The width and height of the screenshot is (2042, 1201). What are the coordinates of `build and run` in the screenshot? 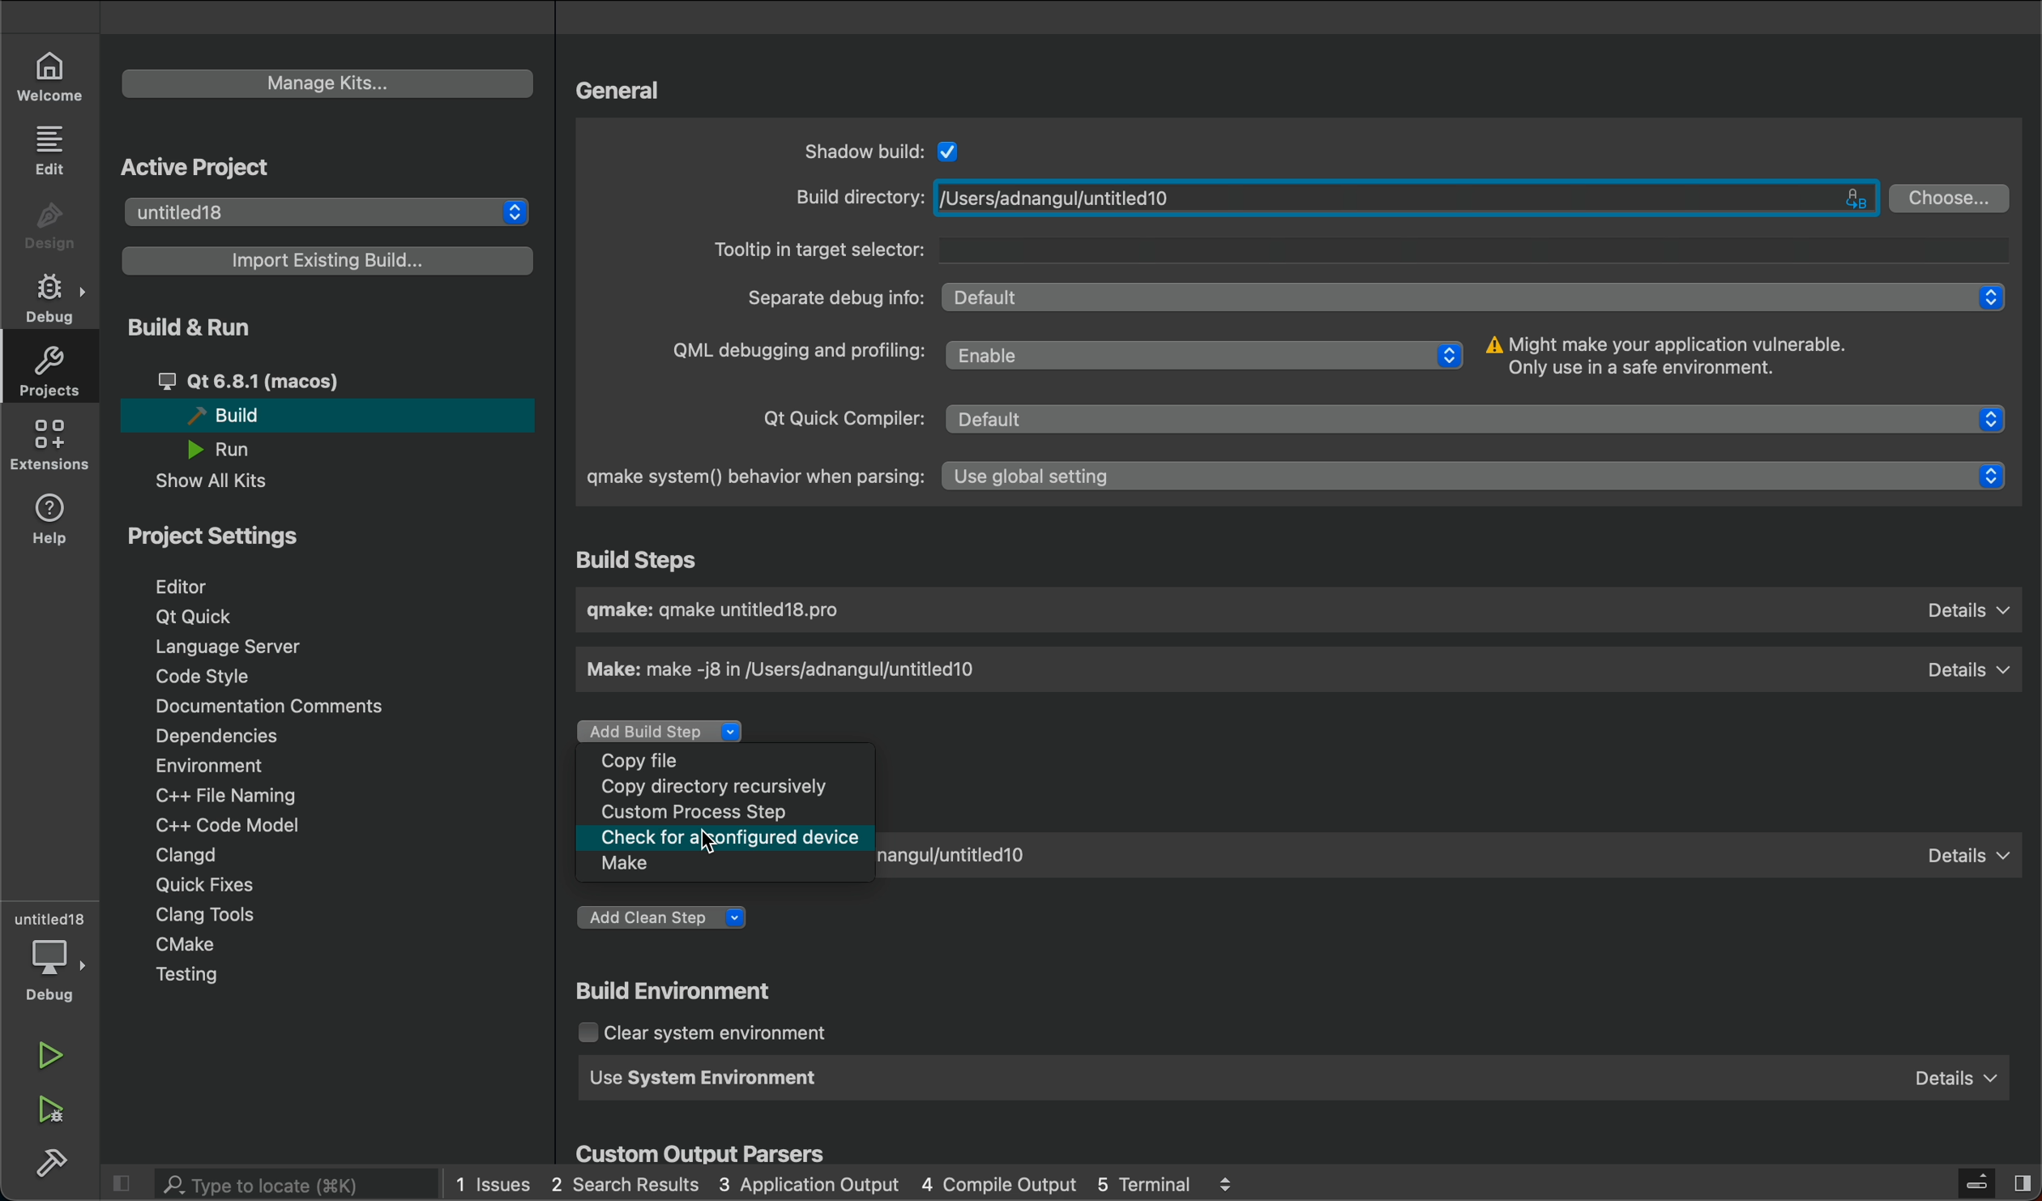 It's located at (211, 326).